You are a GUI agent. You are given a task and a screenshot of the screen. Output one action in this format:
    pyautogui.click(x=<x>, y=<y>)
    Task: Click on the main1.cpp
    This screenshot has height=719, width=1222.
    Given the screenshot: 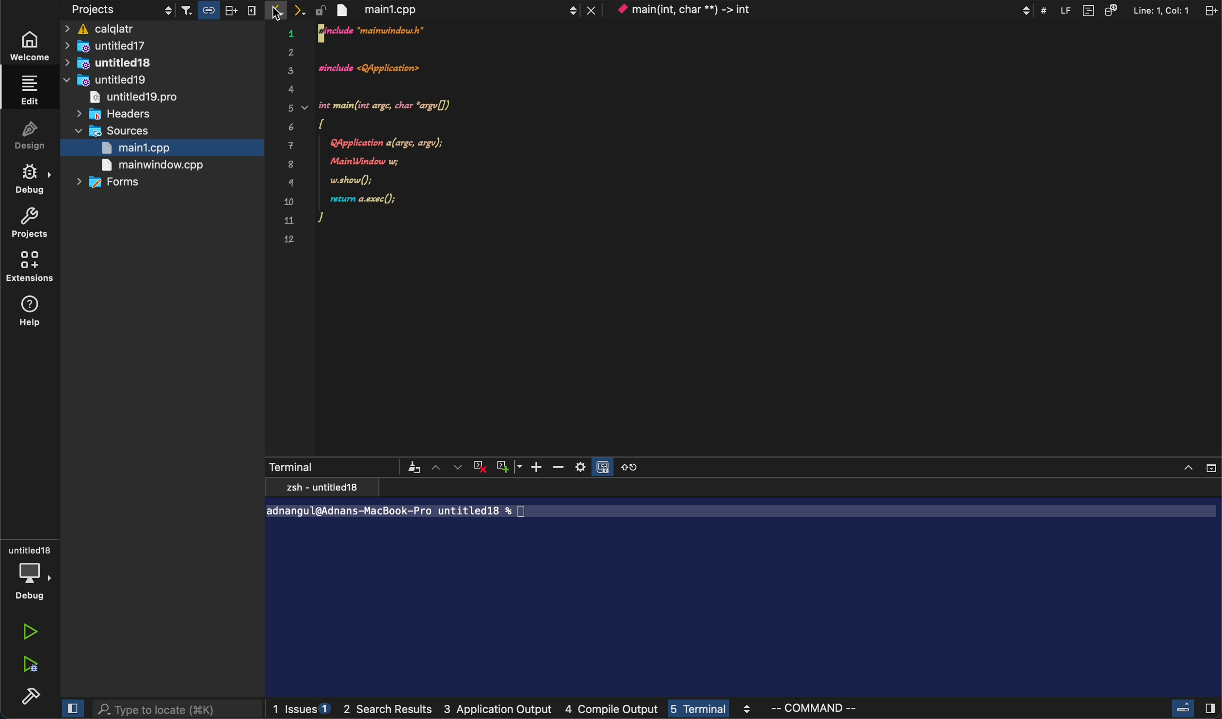 What is the action you would take?
    pyautogui.click(x=143, y=149)
    